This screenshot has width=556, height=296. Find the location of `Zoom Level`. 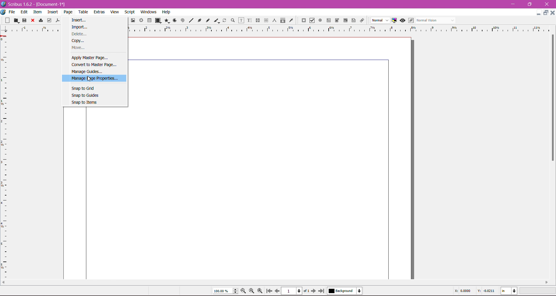

Zoom Level is located at coordinates (538, 291).